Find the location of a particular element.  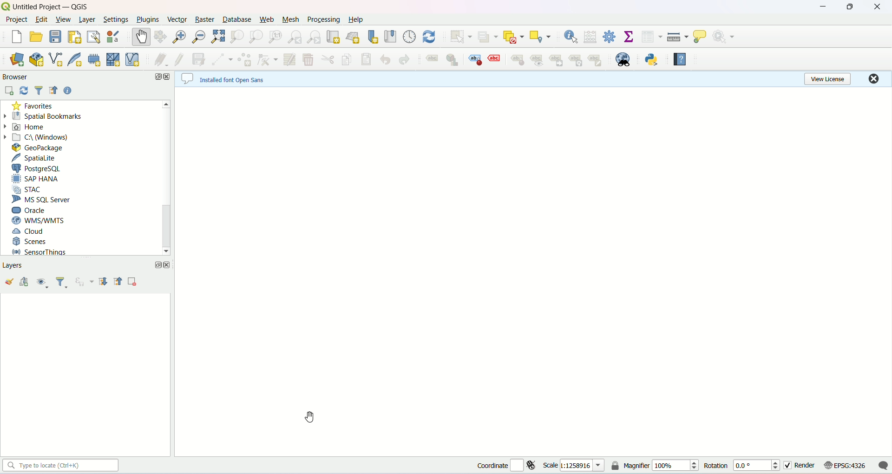

WMS/WMTS is located at coordinates (39, 221).